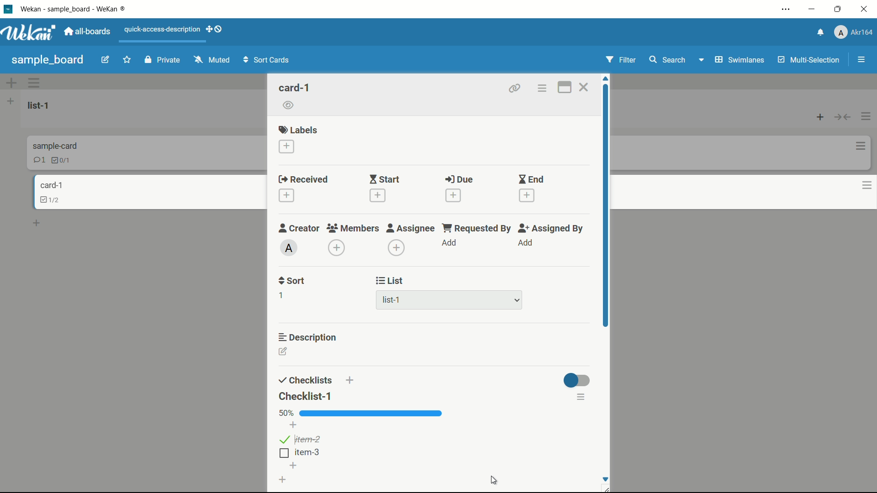 The height and width of the screenshot is (493, 877). I want to click on received, so click(305, 179).